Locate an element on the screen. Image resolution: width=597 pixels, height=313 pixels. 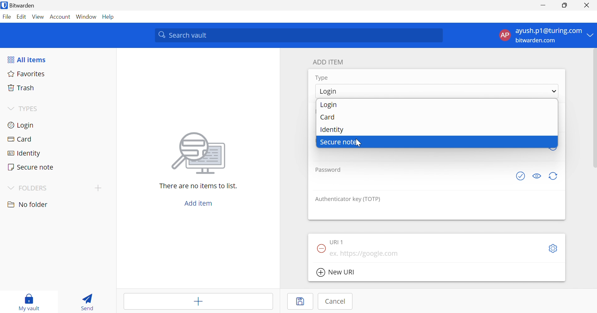
AP is located at coordinates (504, 35).